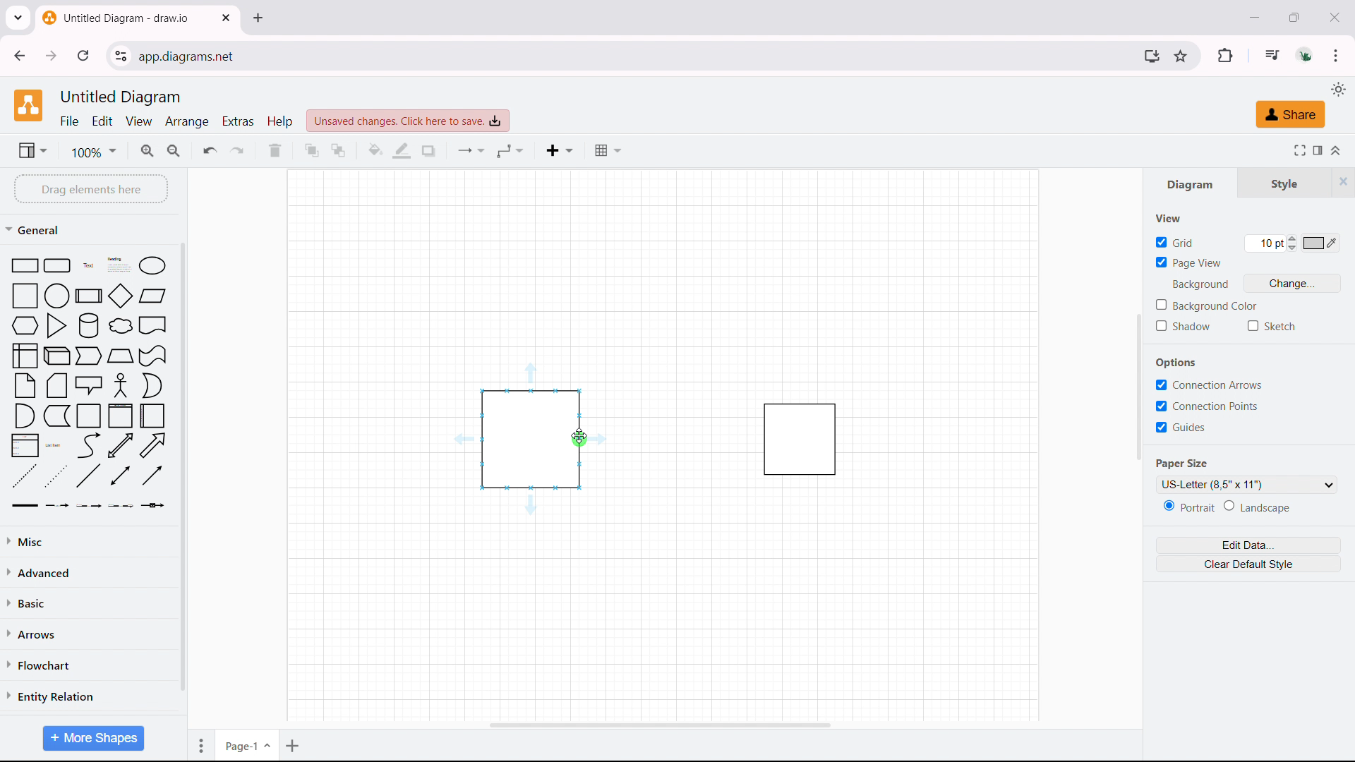 This screenshot has height=762, width=1355. Describe the element at coordinates (32, 150) in the screenshot. I see `view` at that location.